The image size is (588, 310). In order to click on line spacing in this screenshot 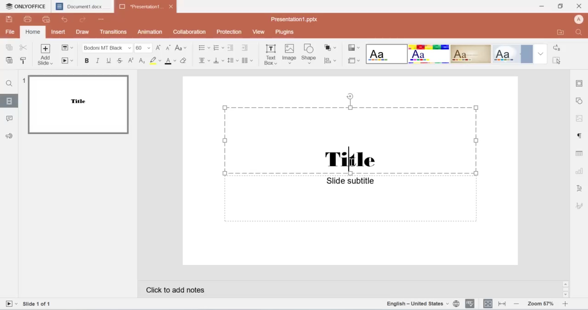, I will do `click(232, 60)`.